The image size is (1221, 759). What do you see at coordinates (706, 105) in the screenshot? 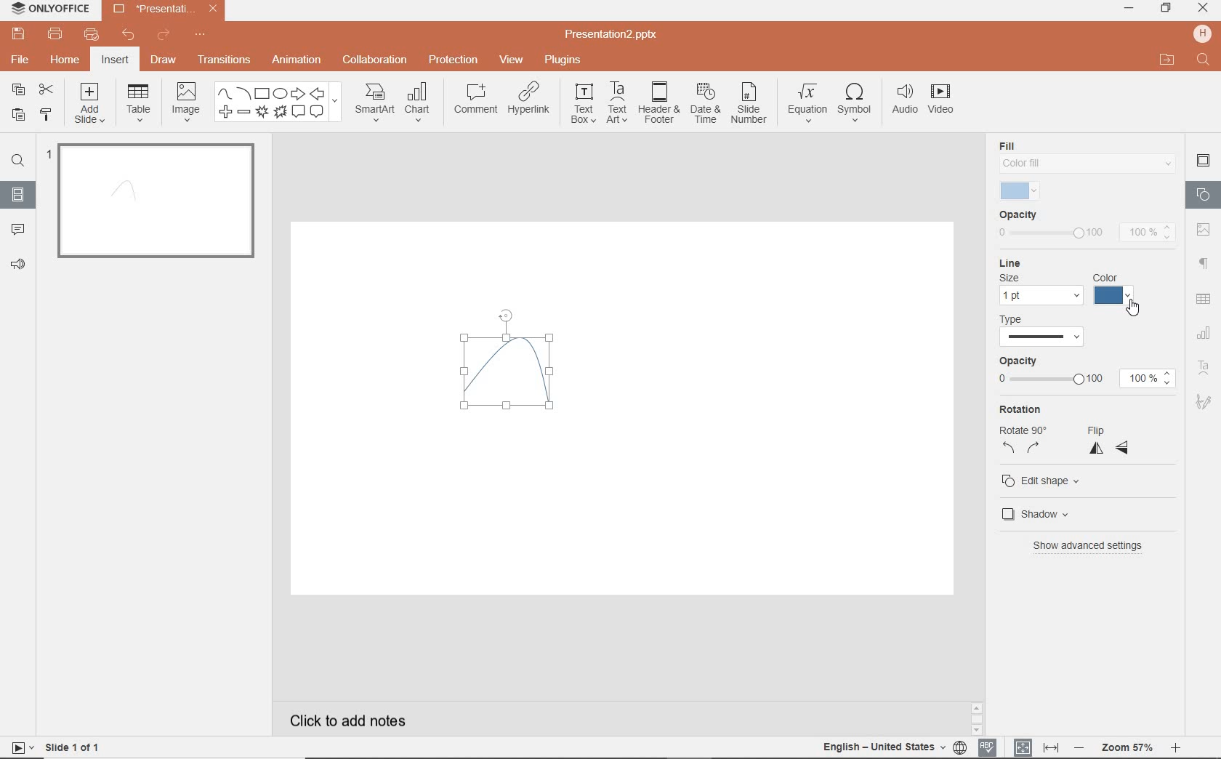
I see `DATE & TIME` at bounding box center [706, 105].